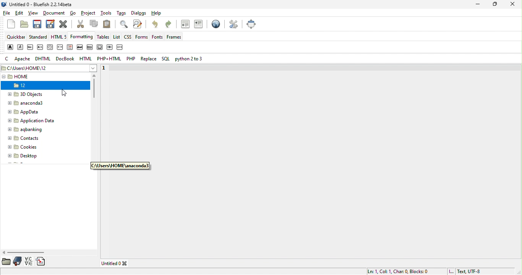 Image resolution: width=522 pixels, height=275 pixels. Describe the element at coordinates (70, 48) in the screenshot. I see `definition` at that location.